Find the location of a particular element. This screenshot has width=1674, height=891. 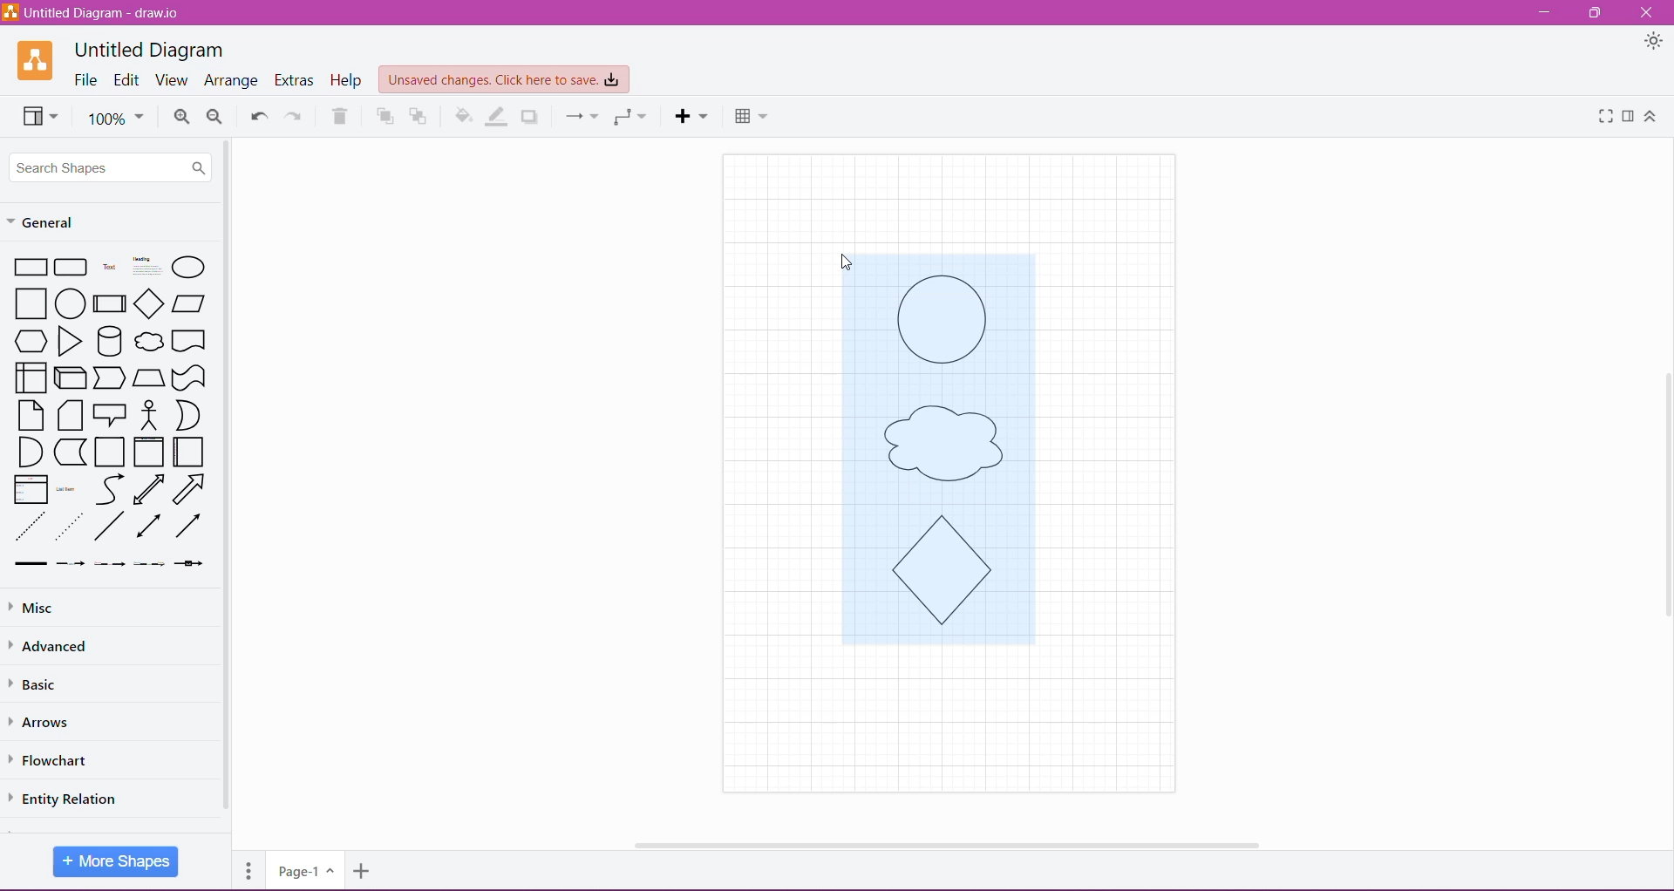

Arrange is located at coordinates (231, 81).